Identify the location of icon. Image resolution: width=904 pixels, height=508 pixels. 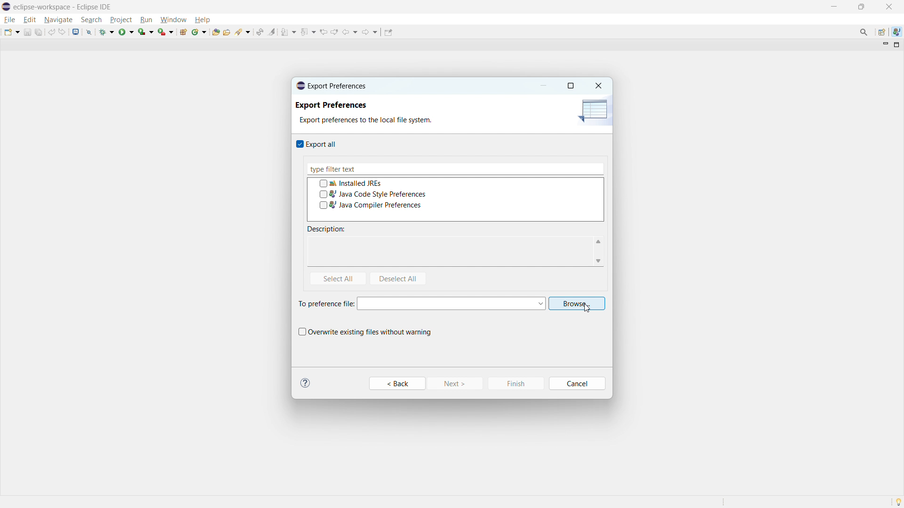
(598, 114).